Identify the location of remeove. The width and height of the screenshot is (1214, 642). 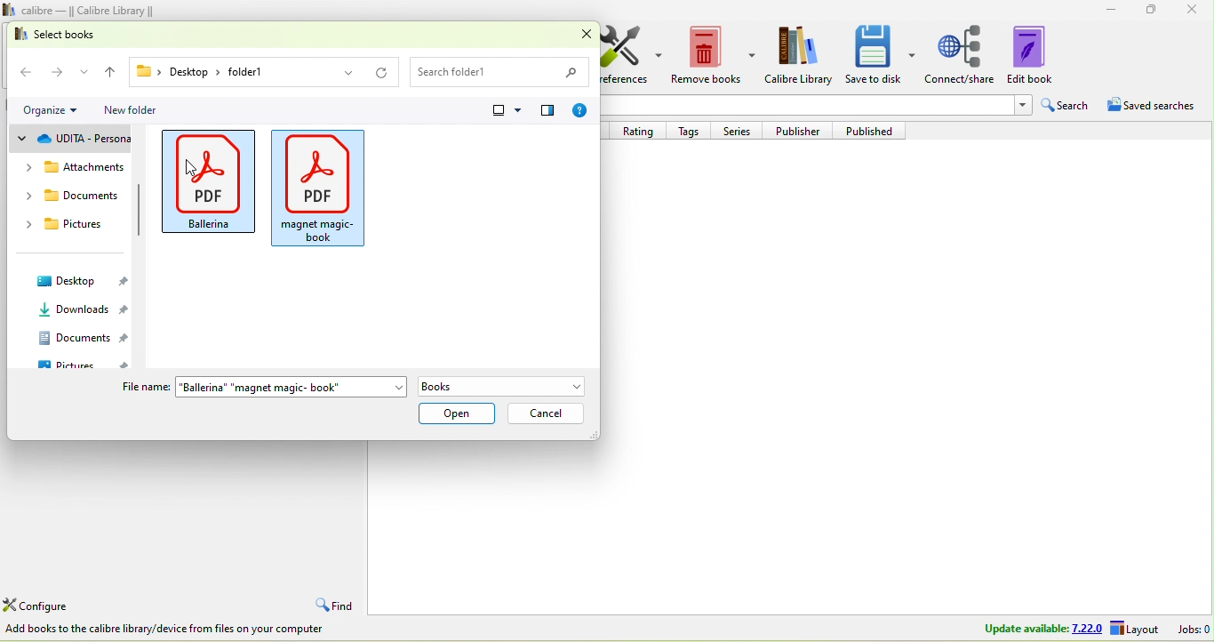
(713, 56).